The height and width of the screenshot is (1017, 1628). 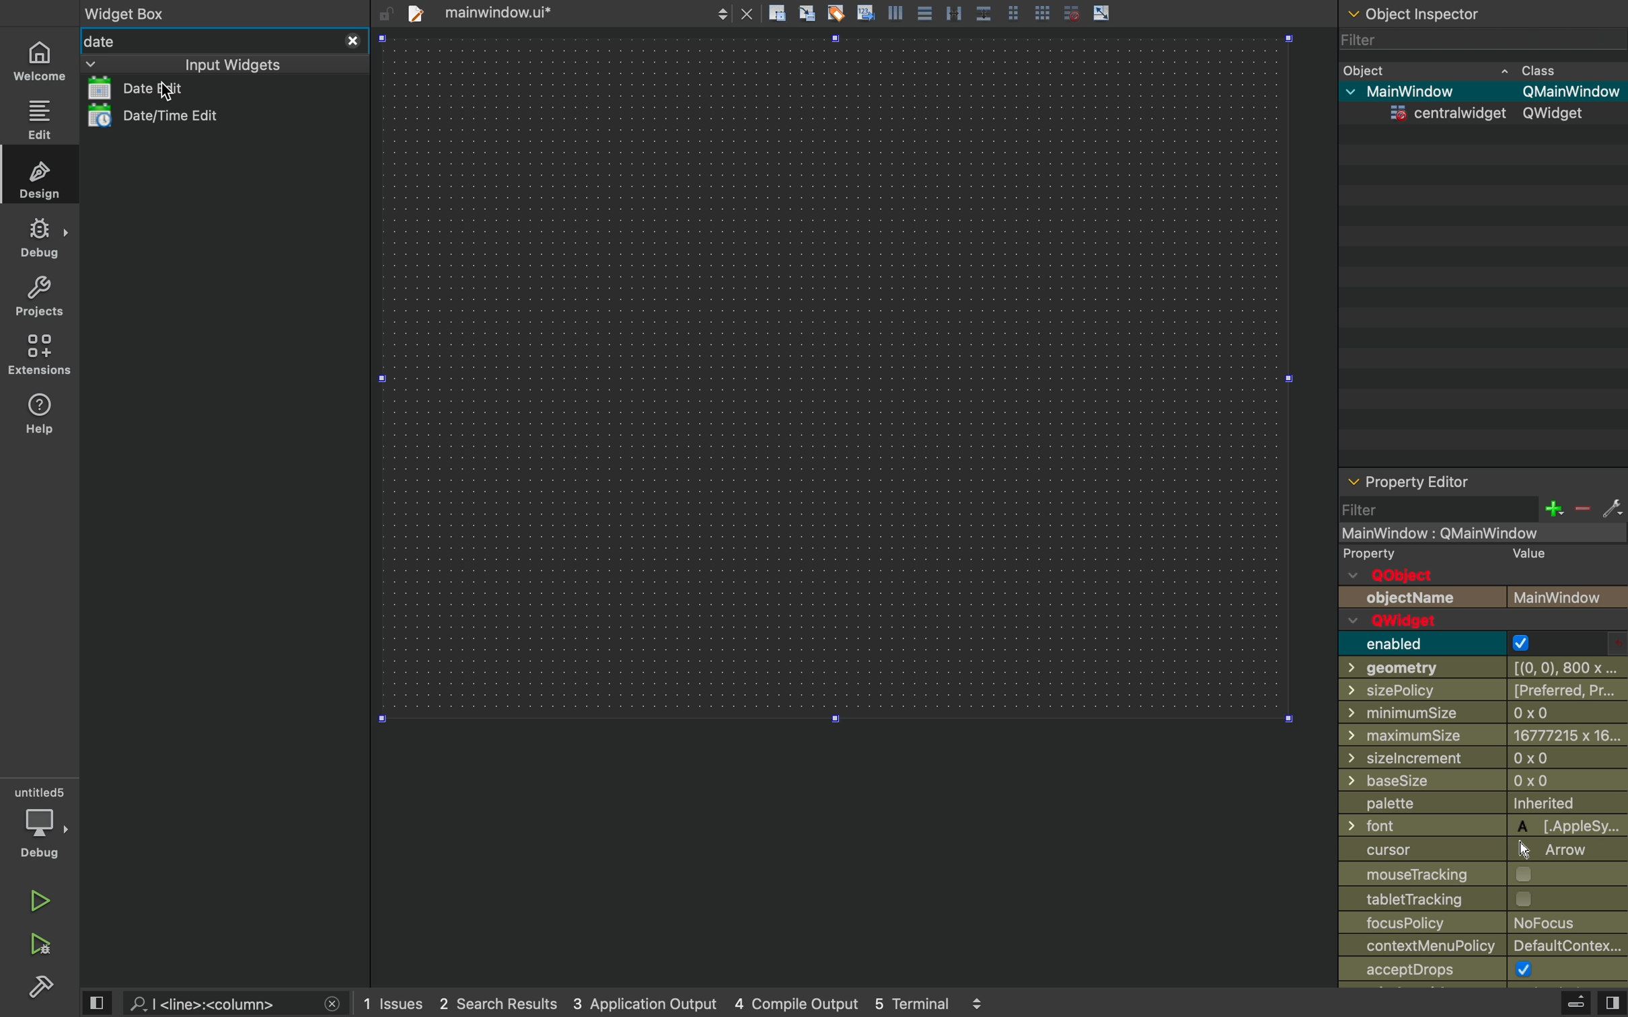 What do you see at coordinates (1446, 621) in the screenshot?
I see `q widget` at bounding box center [1446, 621].